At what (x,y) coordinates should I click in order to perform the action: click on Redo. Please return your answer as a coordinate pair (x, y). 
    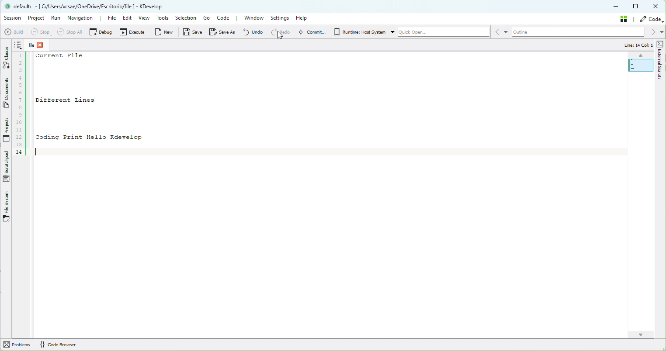
    Looking at the image, I should click on (279, 31).